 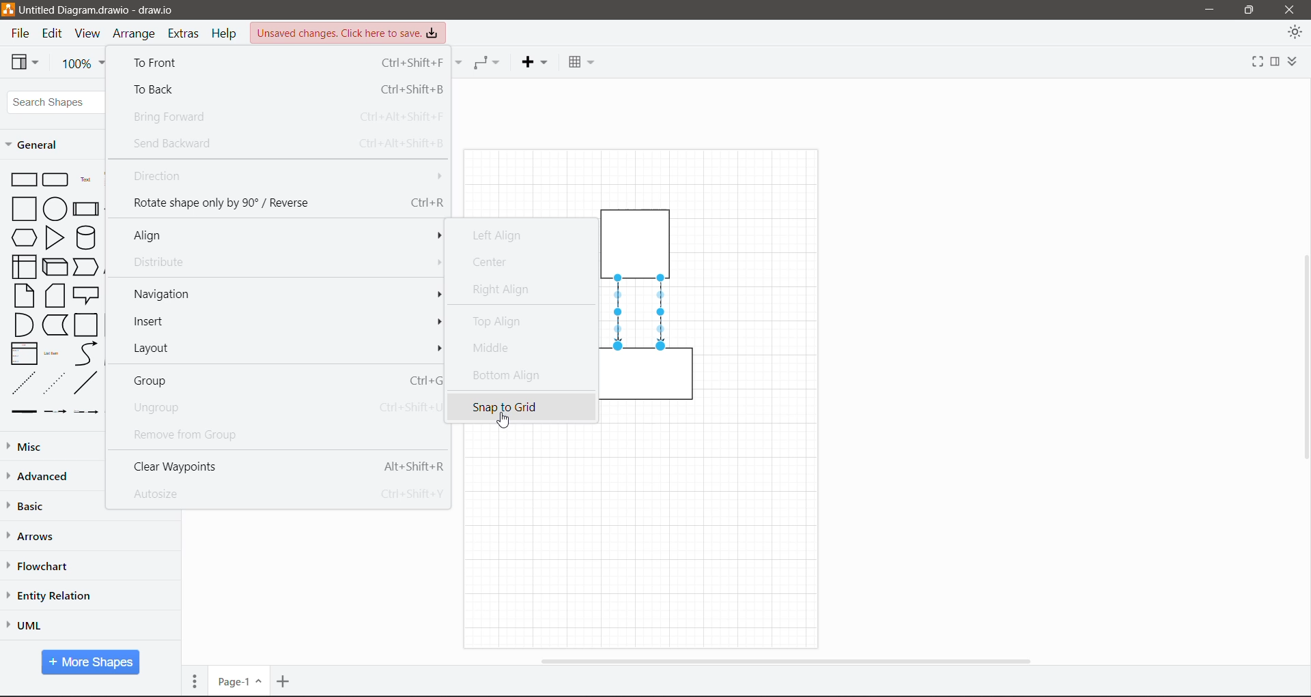 What do you see at coordinates (1275, 62) in the screenshot?
I see `Format` at bounding box center [1275, 62].